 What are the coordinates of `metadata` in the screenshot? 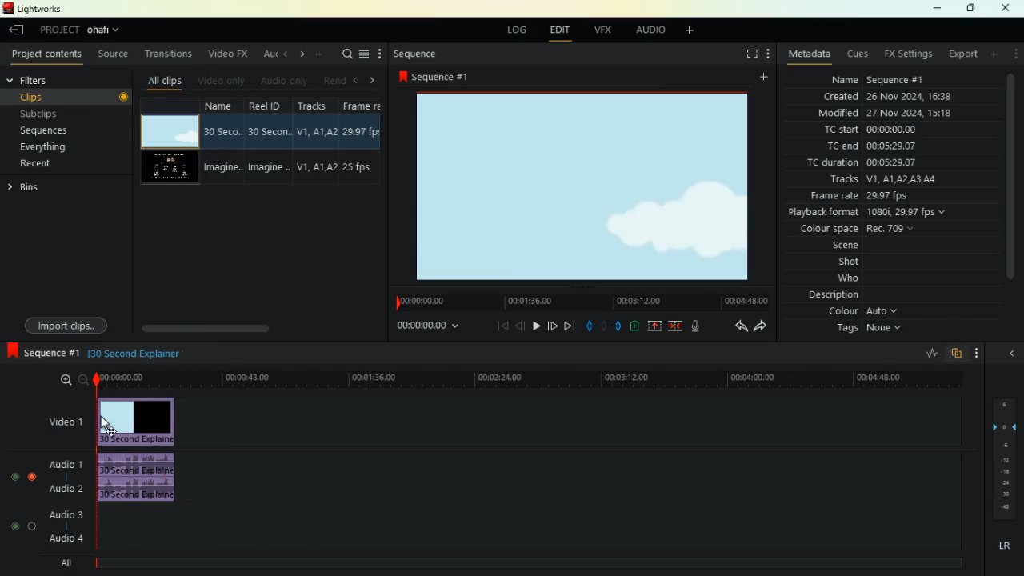 It's located at (810, 53).